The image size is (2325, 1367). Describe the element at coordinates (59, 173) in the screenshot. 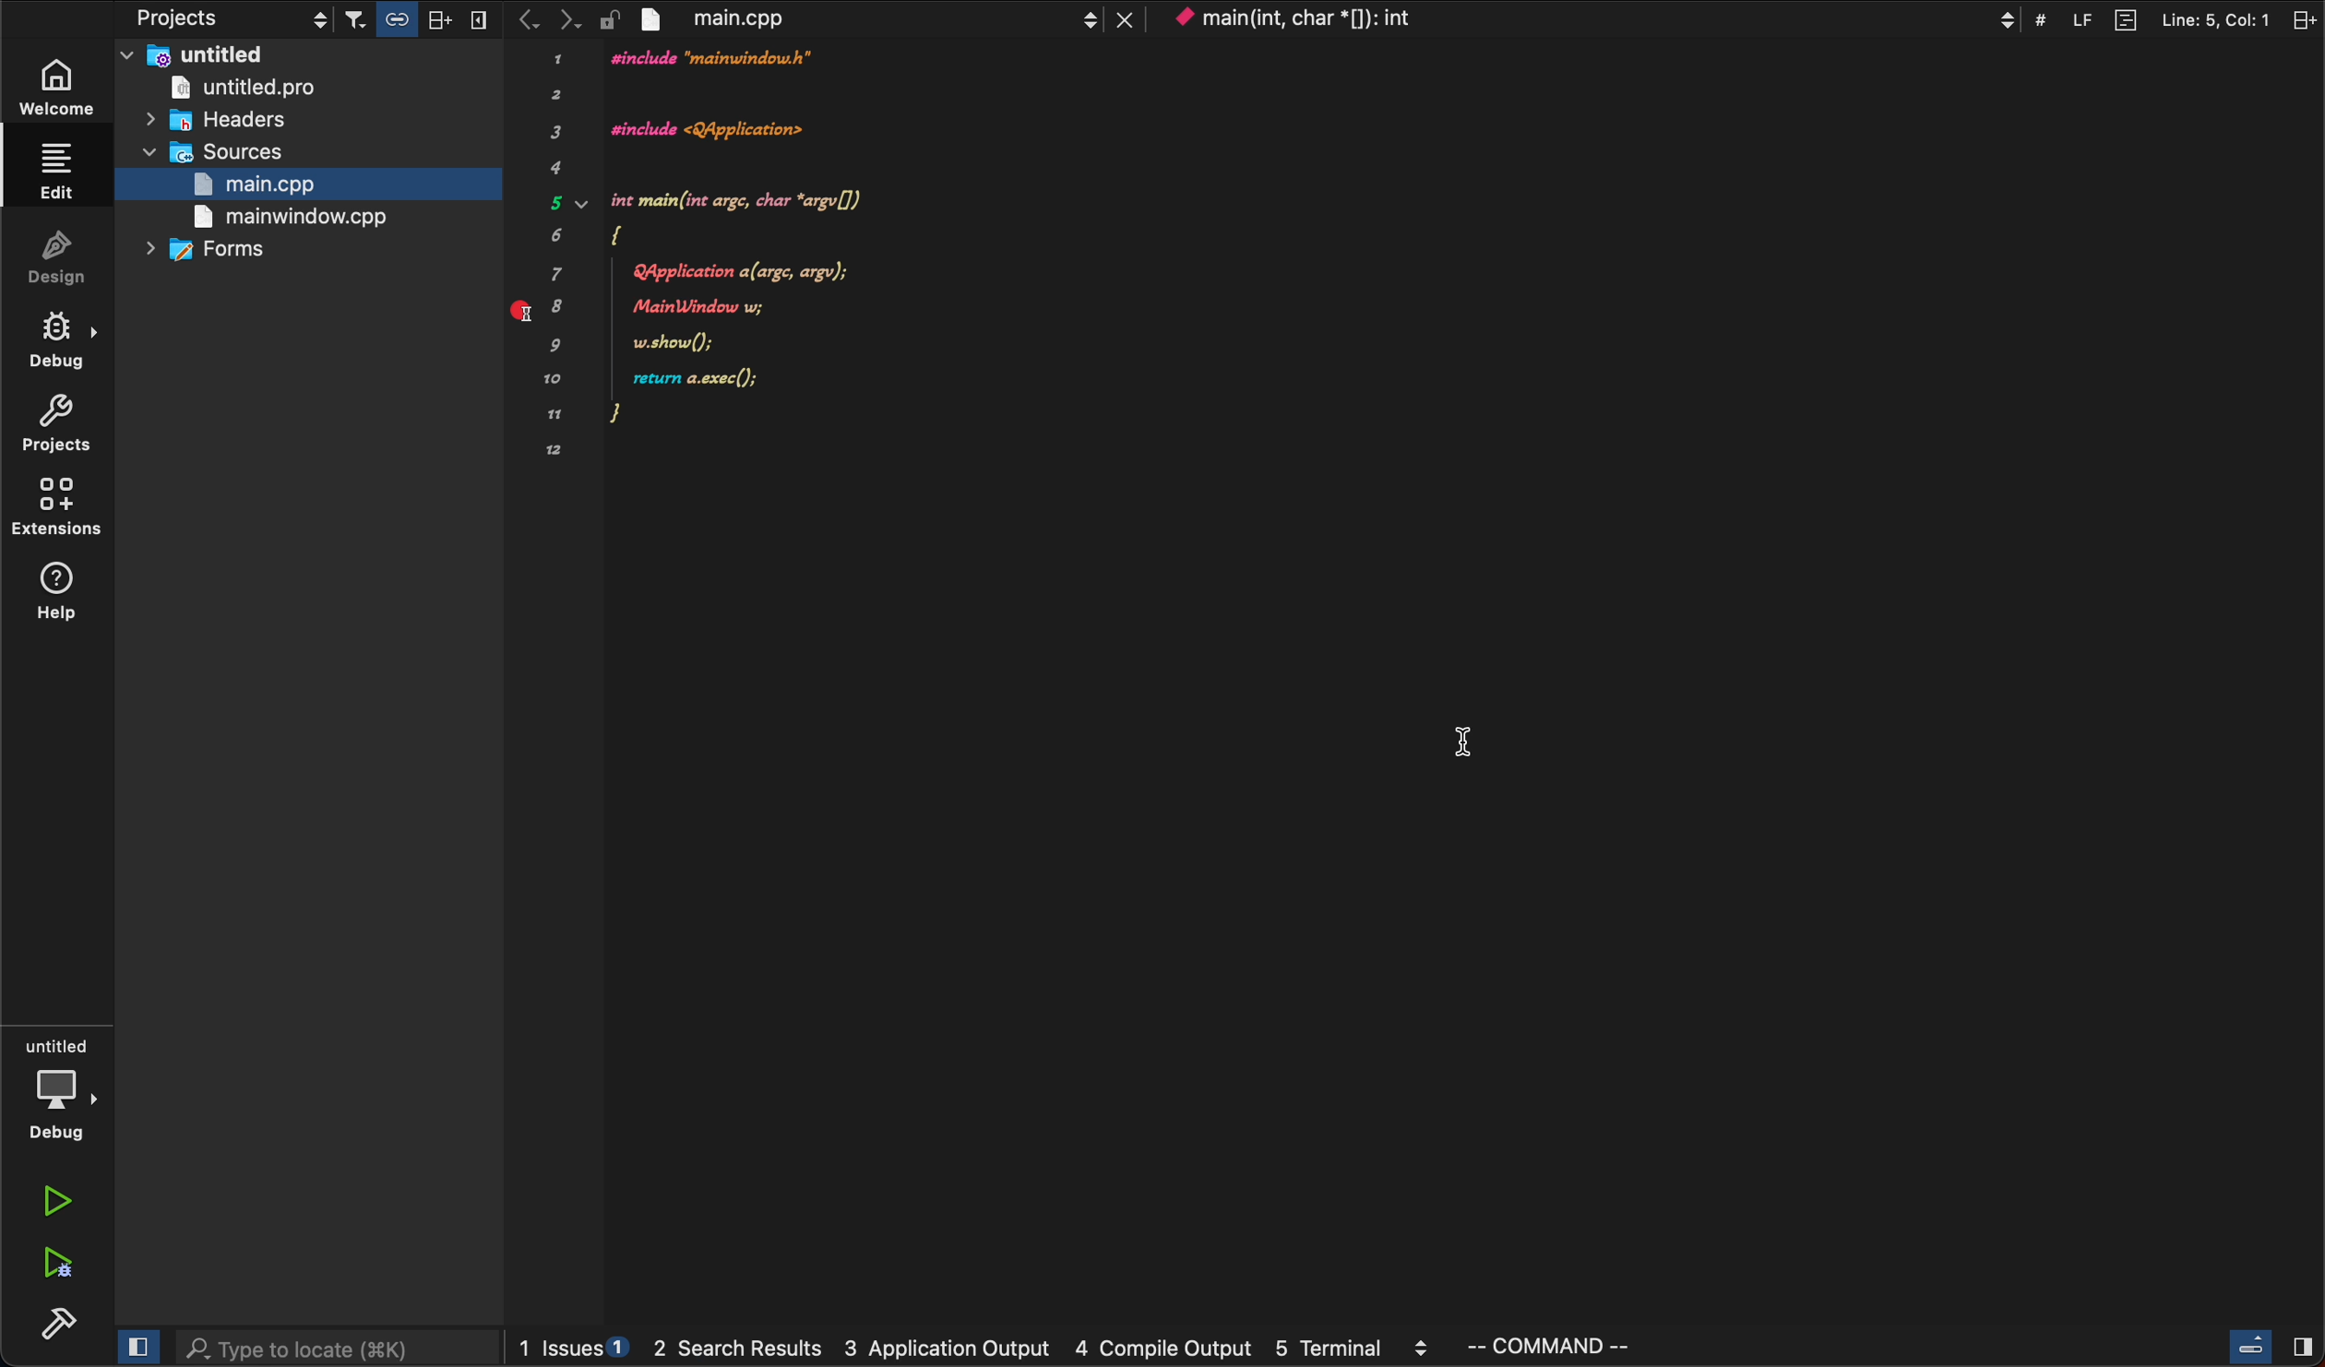

I see `edit` at that location.